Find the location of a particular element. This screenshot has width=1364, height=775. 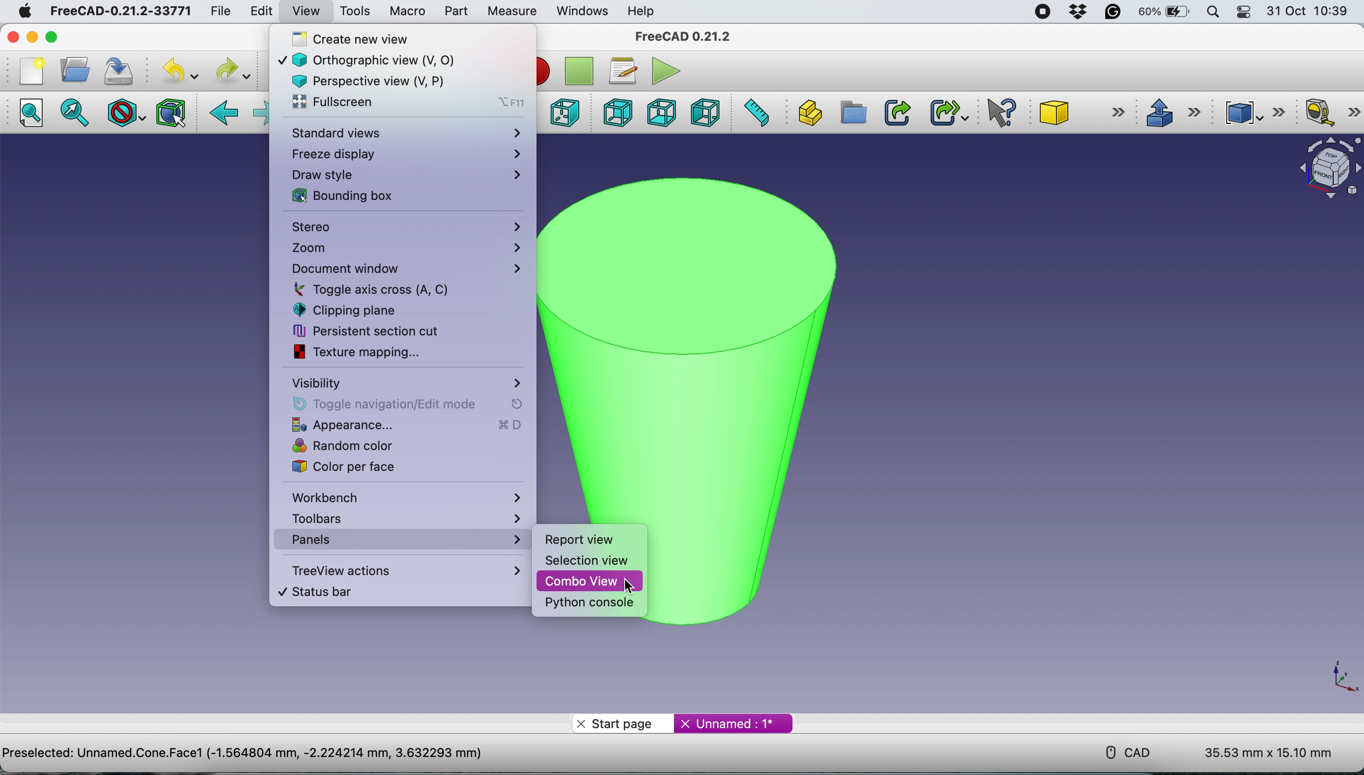

create part is located at coordinates (809, 111).